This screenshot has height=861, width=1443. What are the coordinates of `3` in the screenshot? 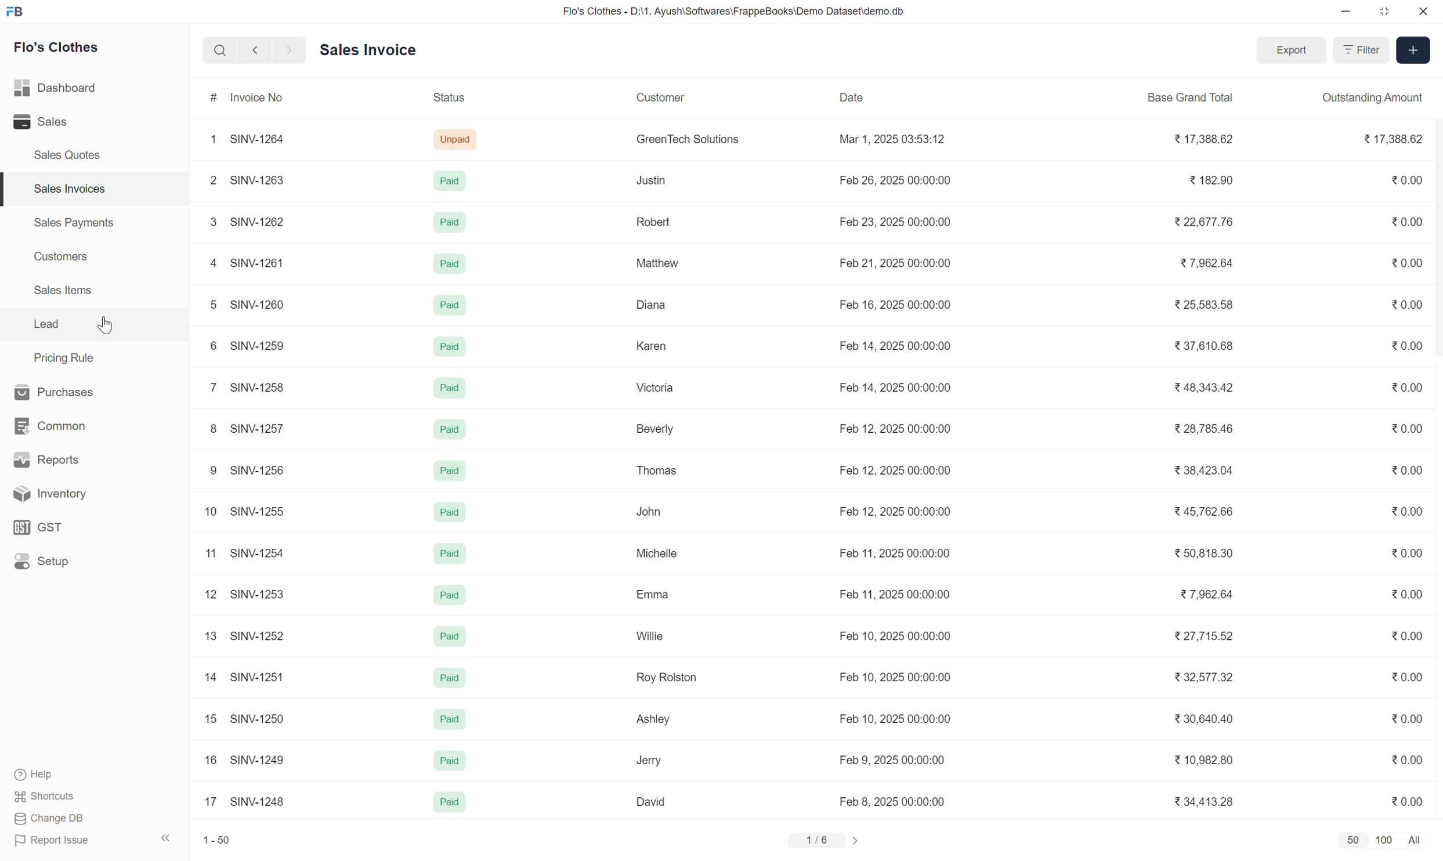 It's located at (208, 220).